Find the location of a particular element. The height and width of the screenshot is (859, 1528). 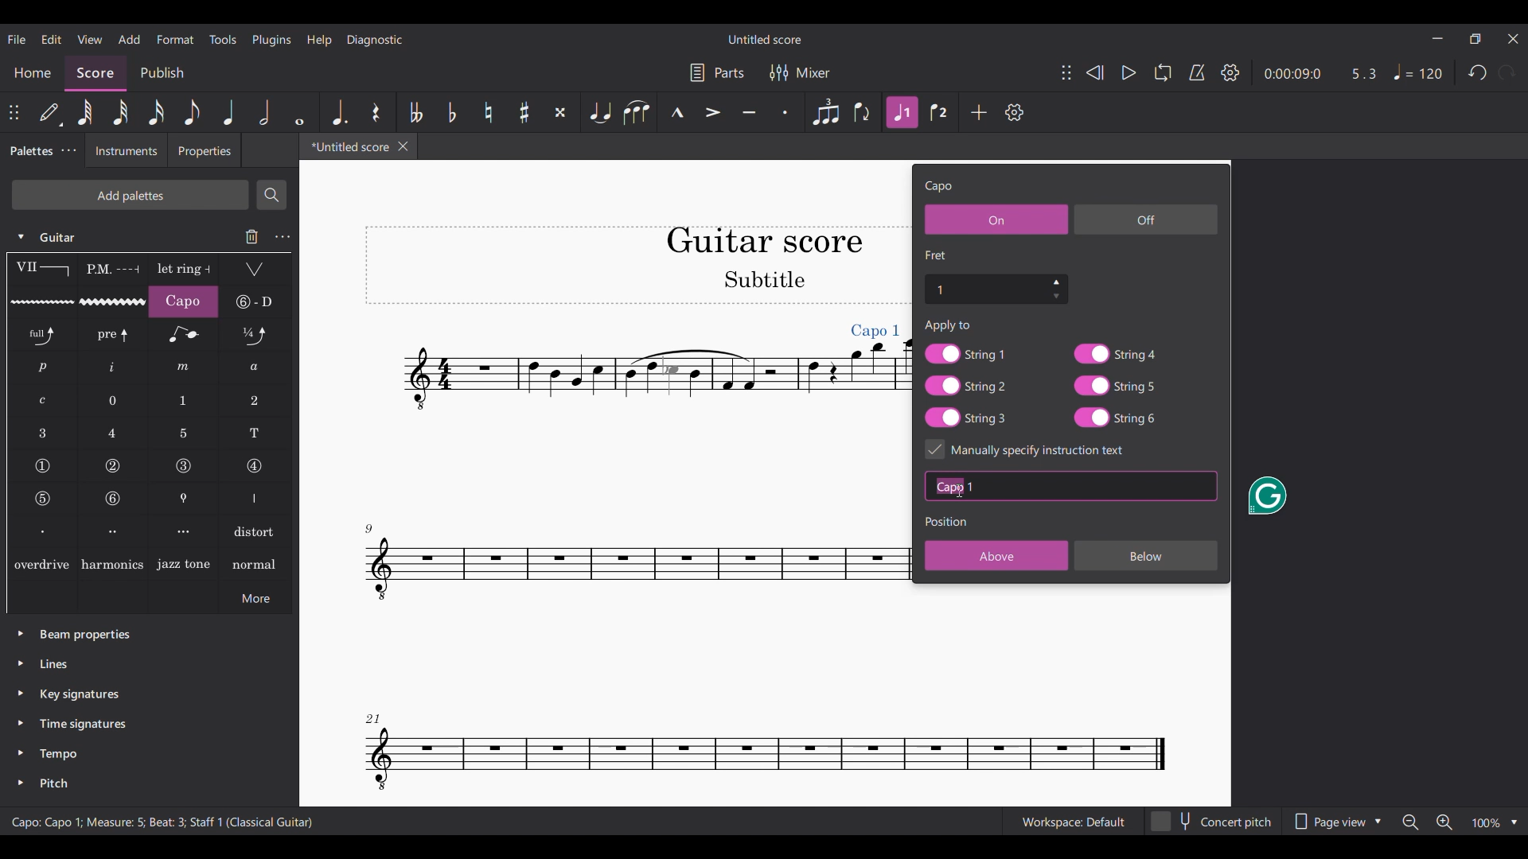

Page view options is located at coordinates (1338, 821).